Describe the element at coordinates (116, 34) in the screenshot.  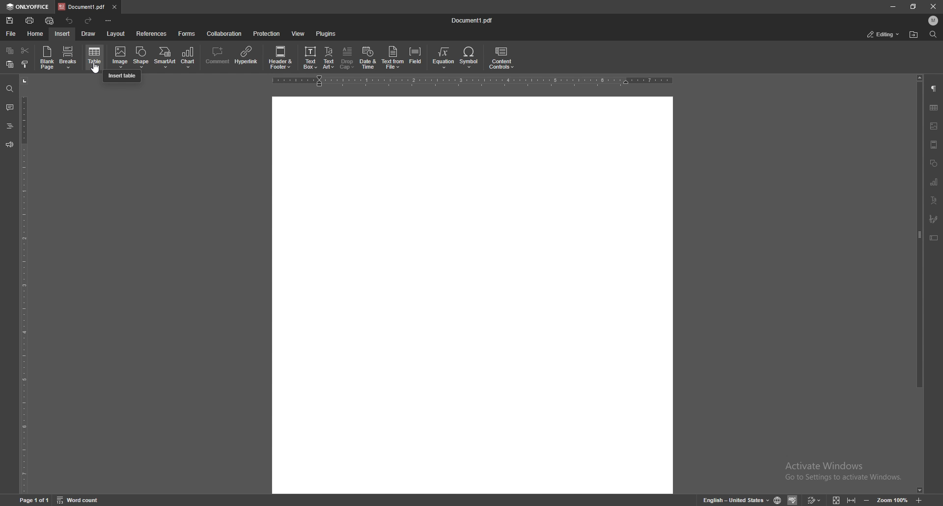
I see `layout` at that location.